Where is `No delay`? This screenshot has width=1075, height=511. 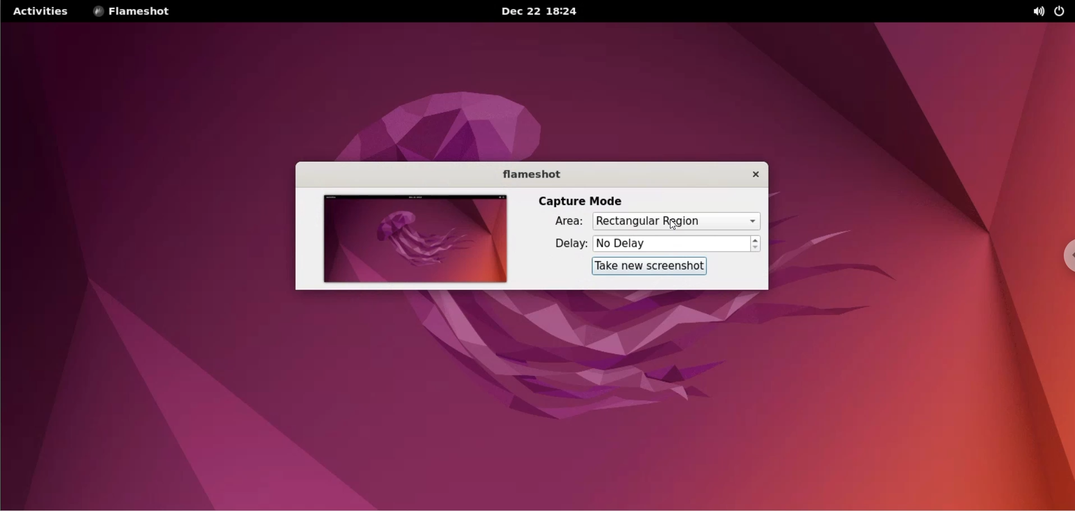
No delay is located at coordinates (674, 244).